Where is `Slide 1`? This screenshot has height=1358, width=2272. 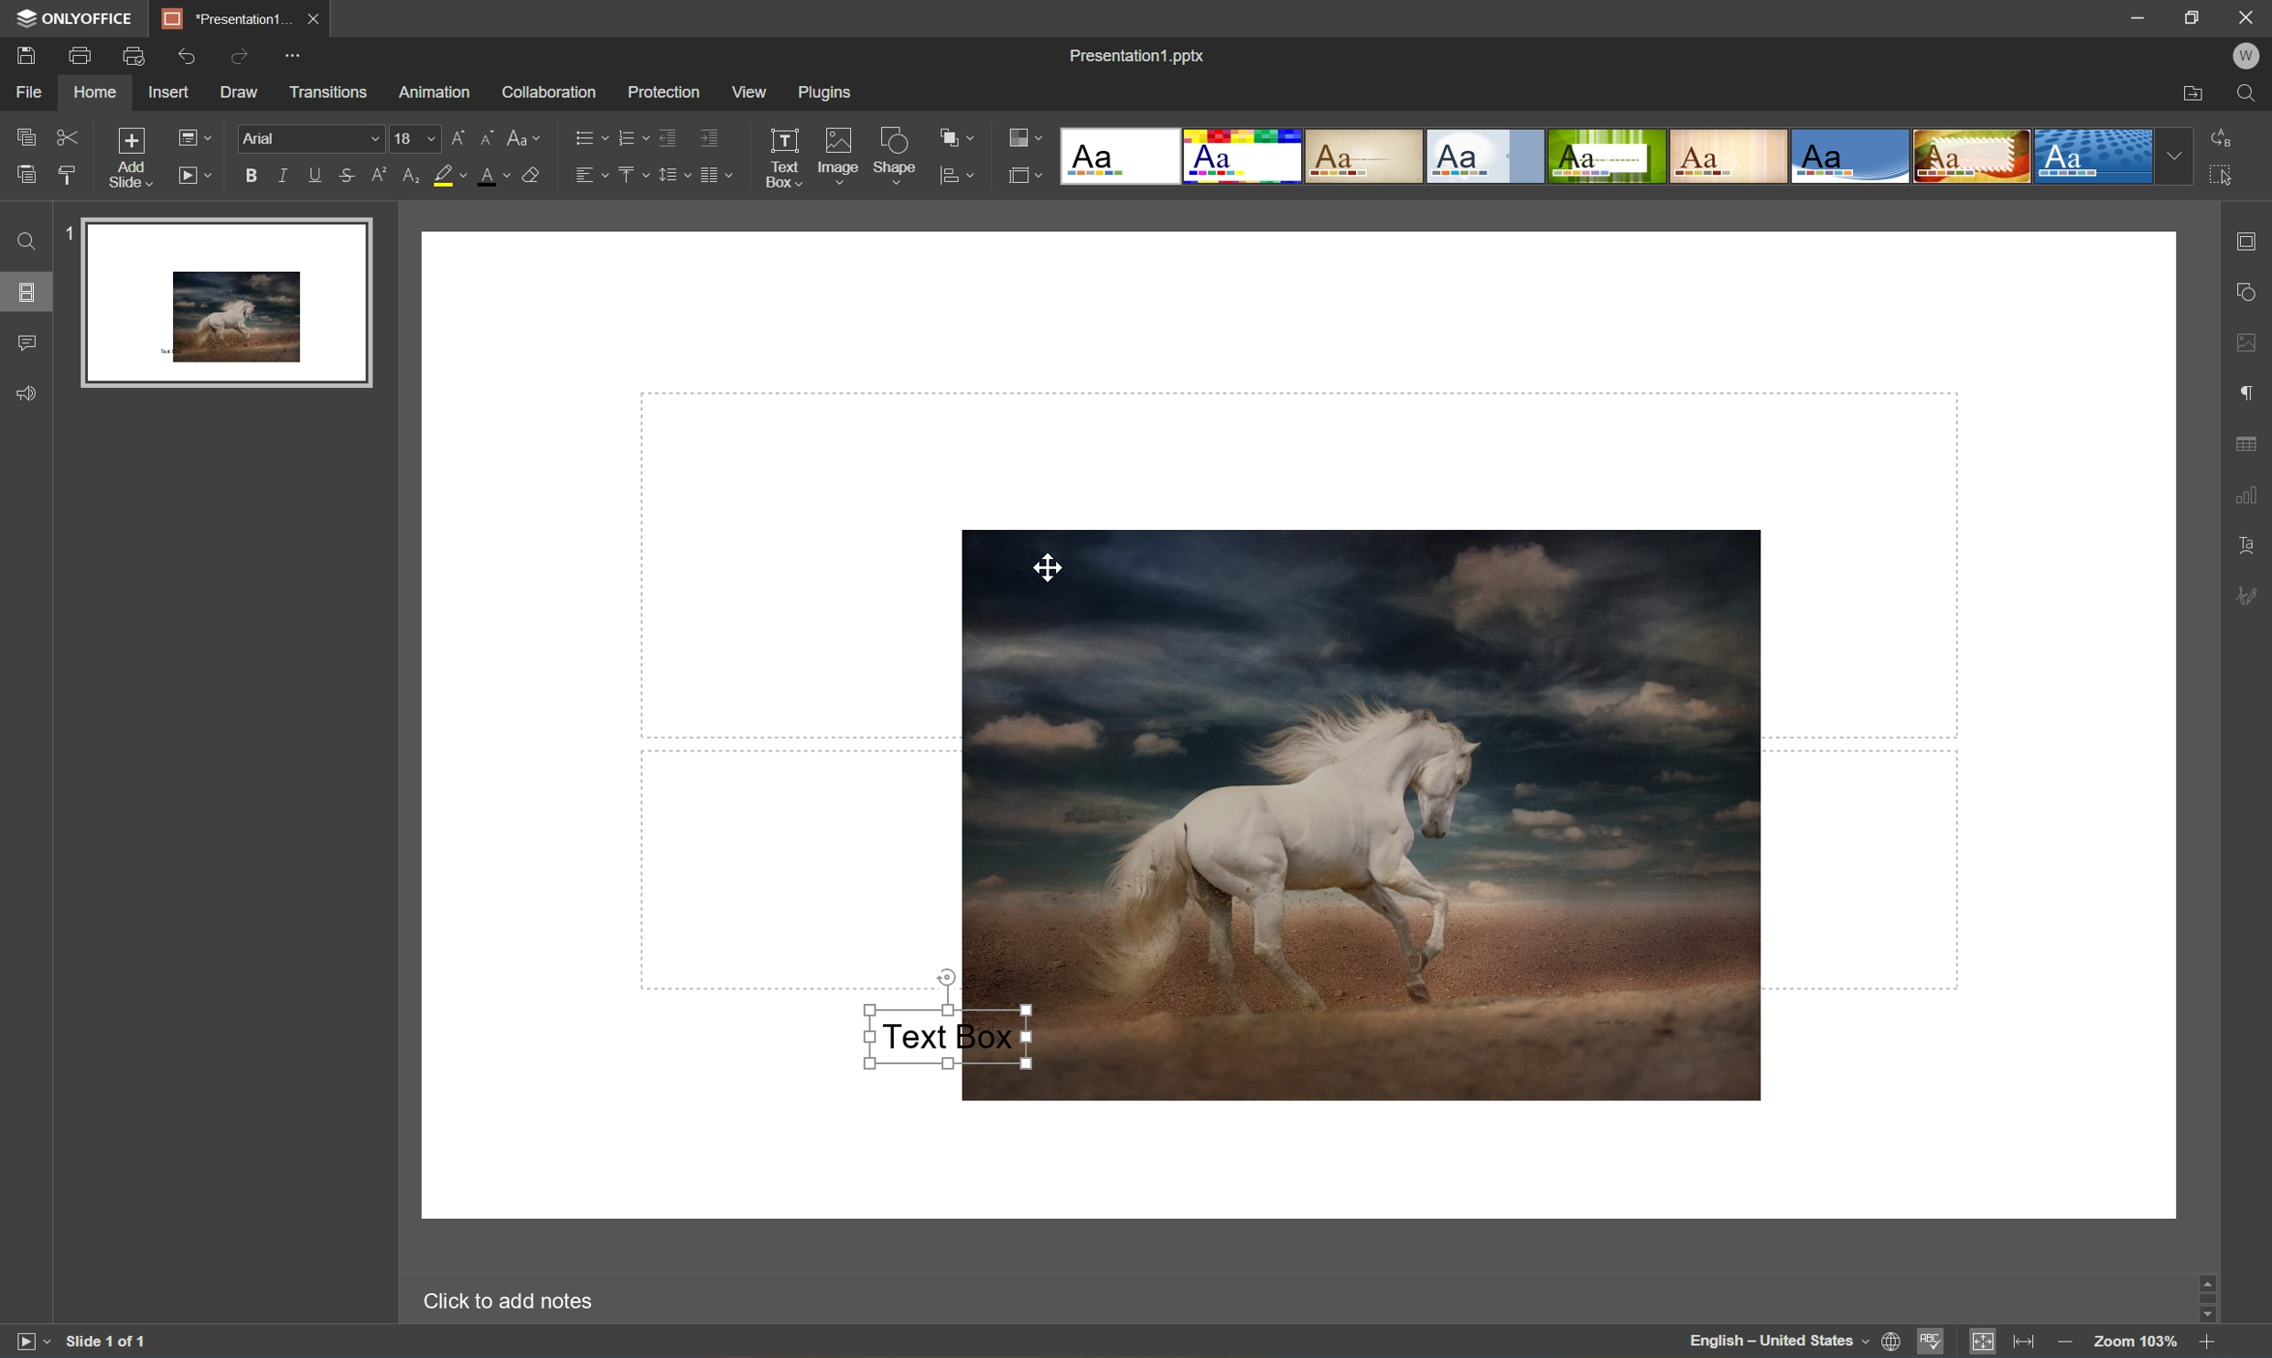
Slide 1 is located at coordinates (213, 301).